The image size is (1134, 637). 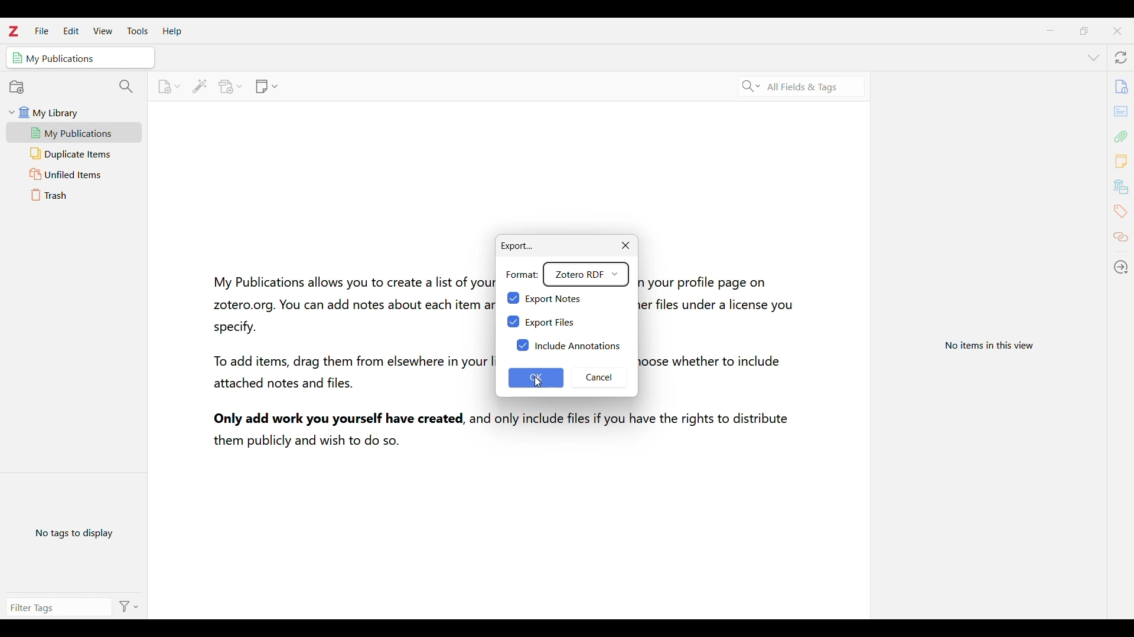 I want to click on Enter search manually, so click(x=56, y=606).